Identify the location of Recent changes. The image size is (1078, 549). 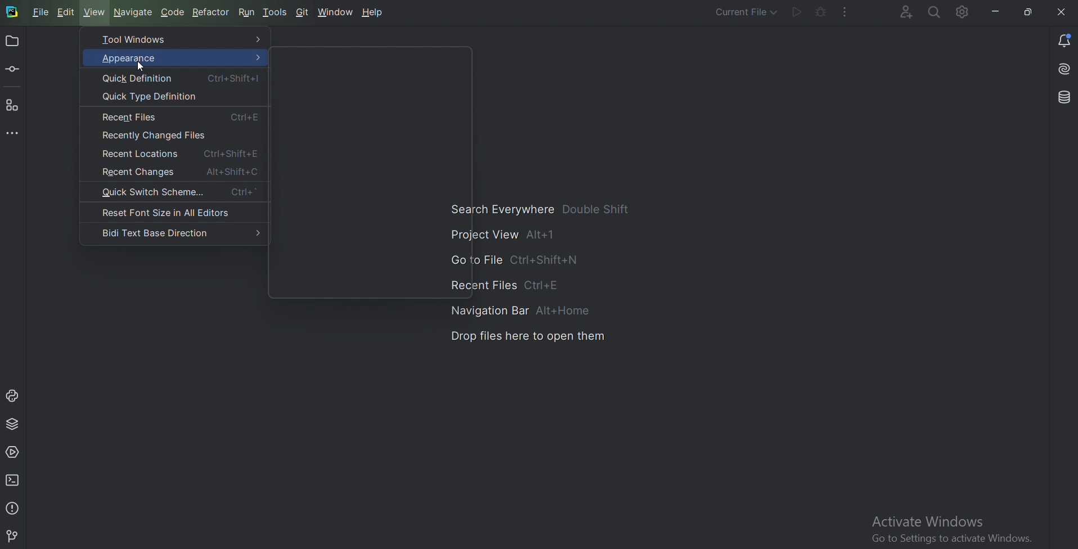
(179, 171).